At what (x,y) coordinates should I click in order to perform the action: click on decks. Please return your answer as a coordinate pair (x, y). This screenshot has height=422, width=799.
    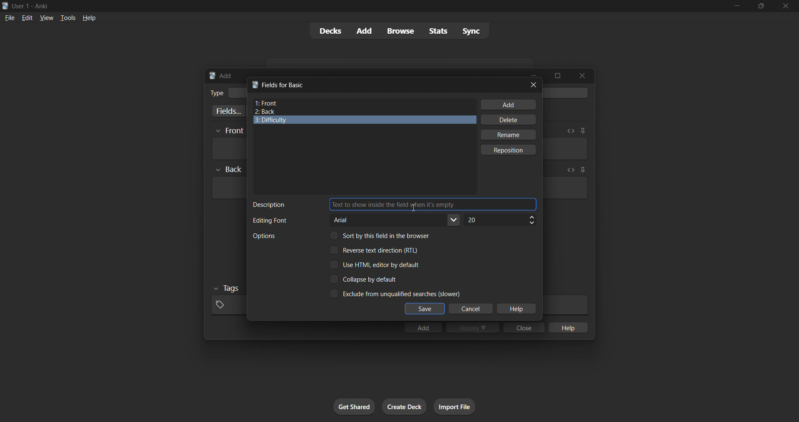
    Looking at the image, I should click on (329, 31).